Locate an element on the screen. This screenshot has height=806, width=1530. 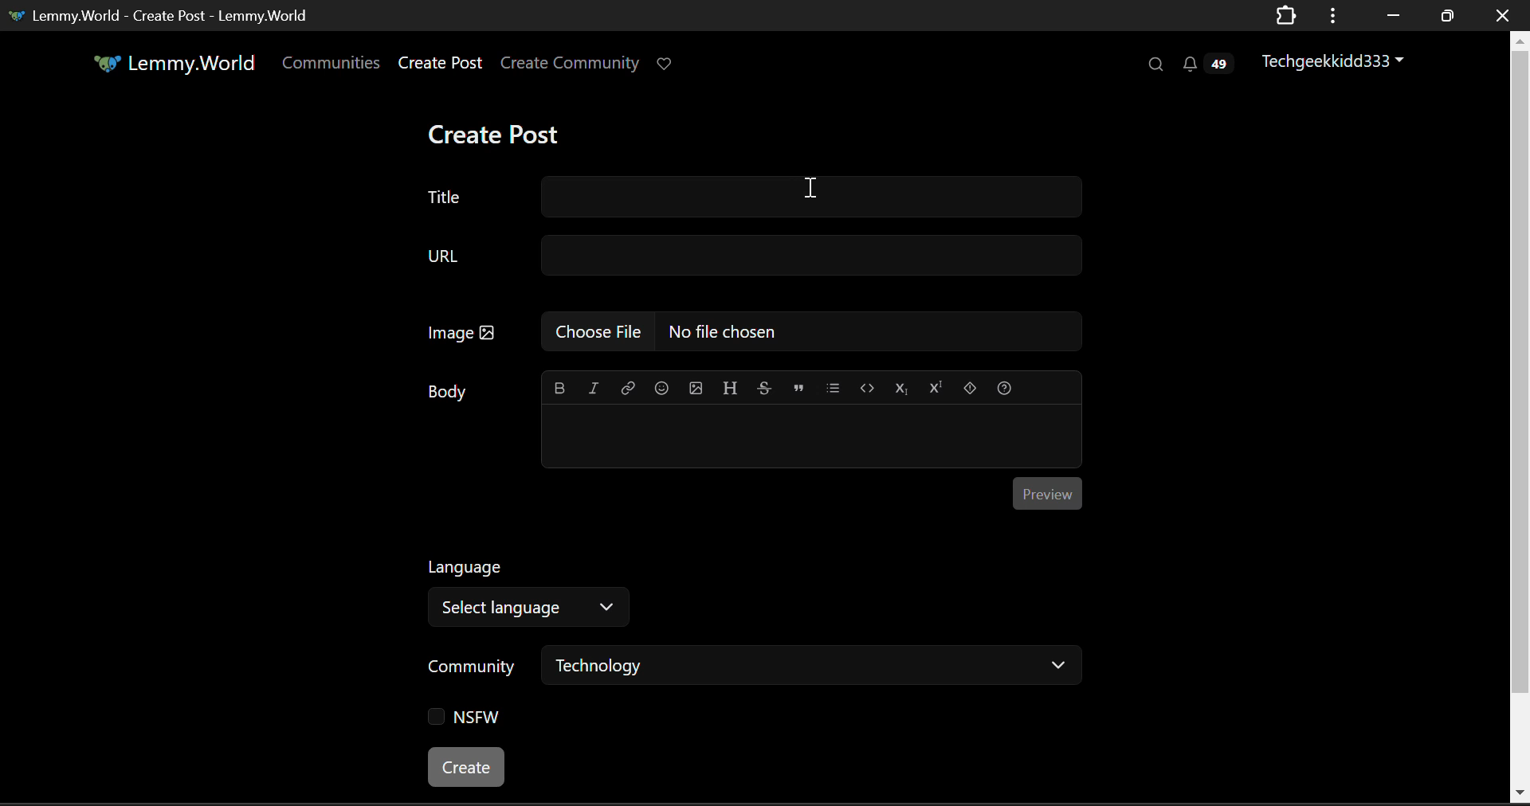
Select Language is located at coordinates (536, 588).